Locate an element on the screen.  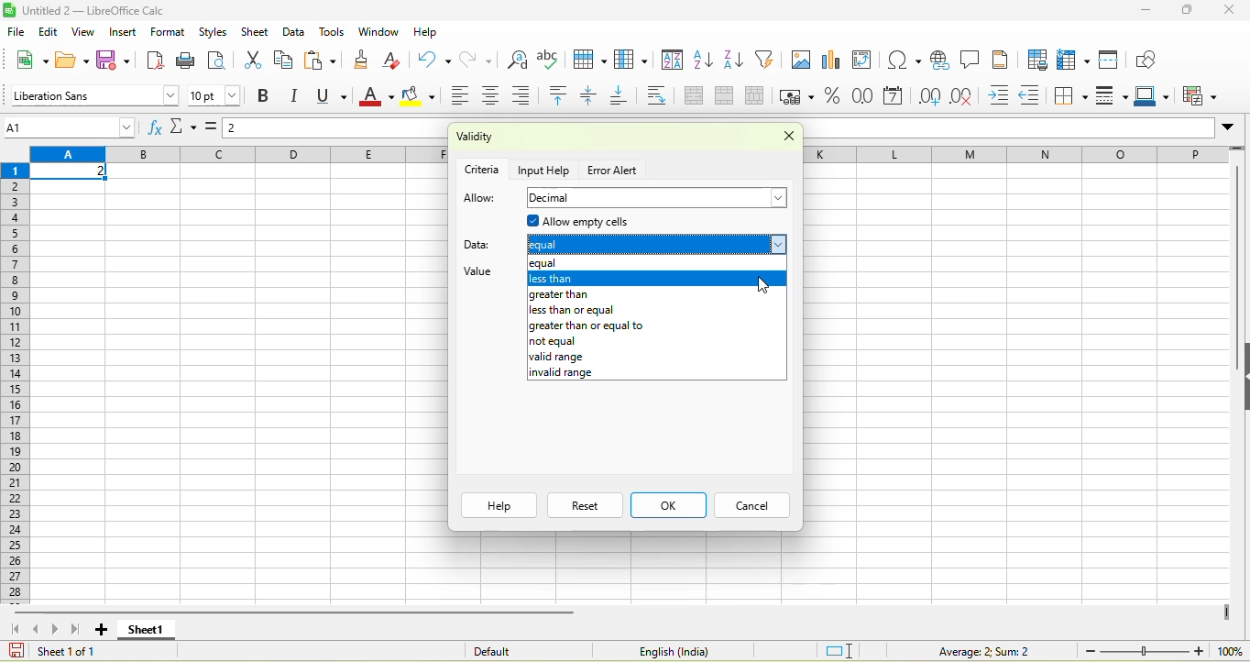
align right is located at coordinates (527, 95).